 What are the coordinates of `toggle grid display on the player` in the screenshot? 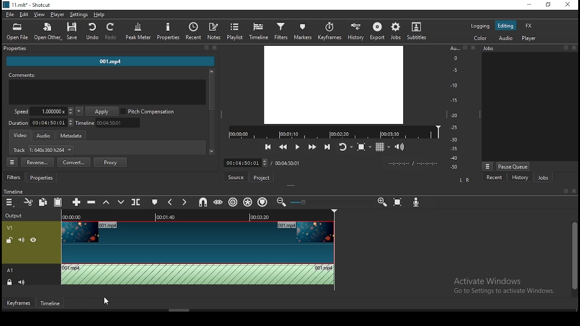 It's located at (384, 147).